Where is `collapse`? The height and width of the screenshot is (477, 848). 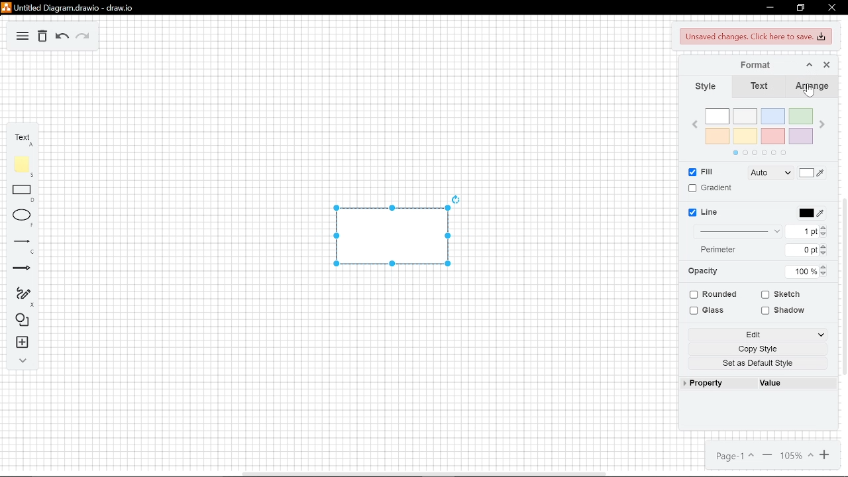 collapse is located at coordinates (23, 360).